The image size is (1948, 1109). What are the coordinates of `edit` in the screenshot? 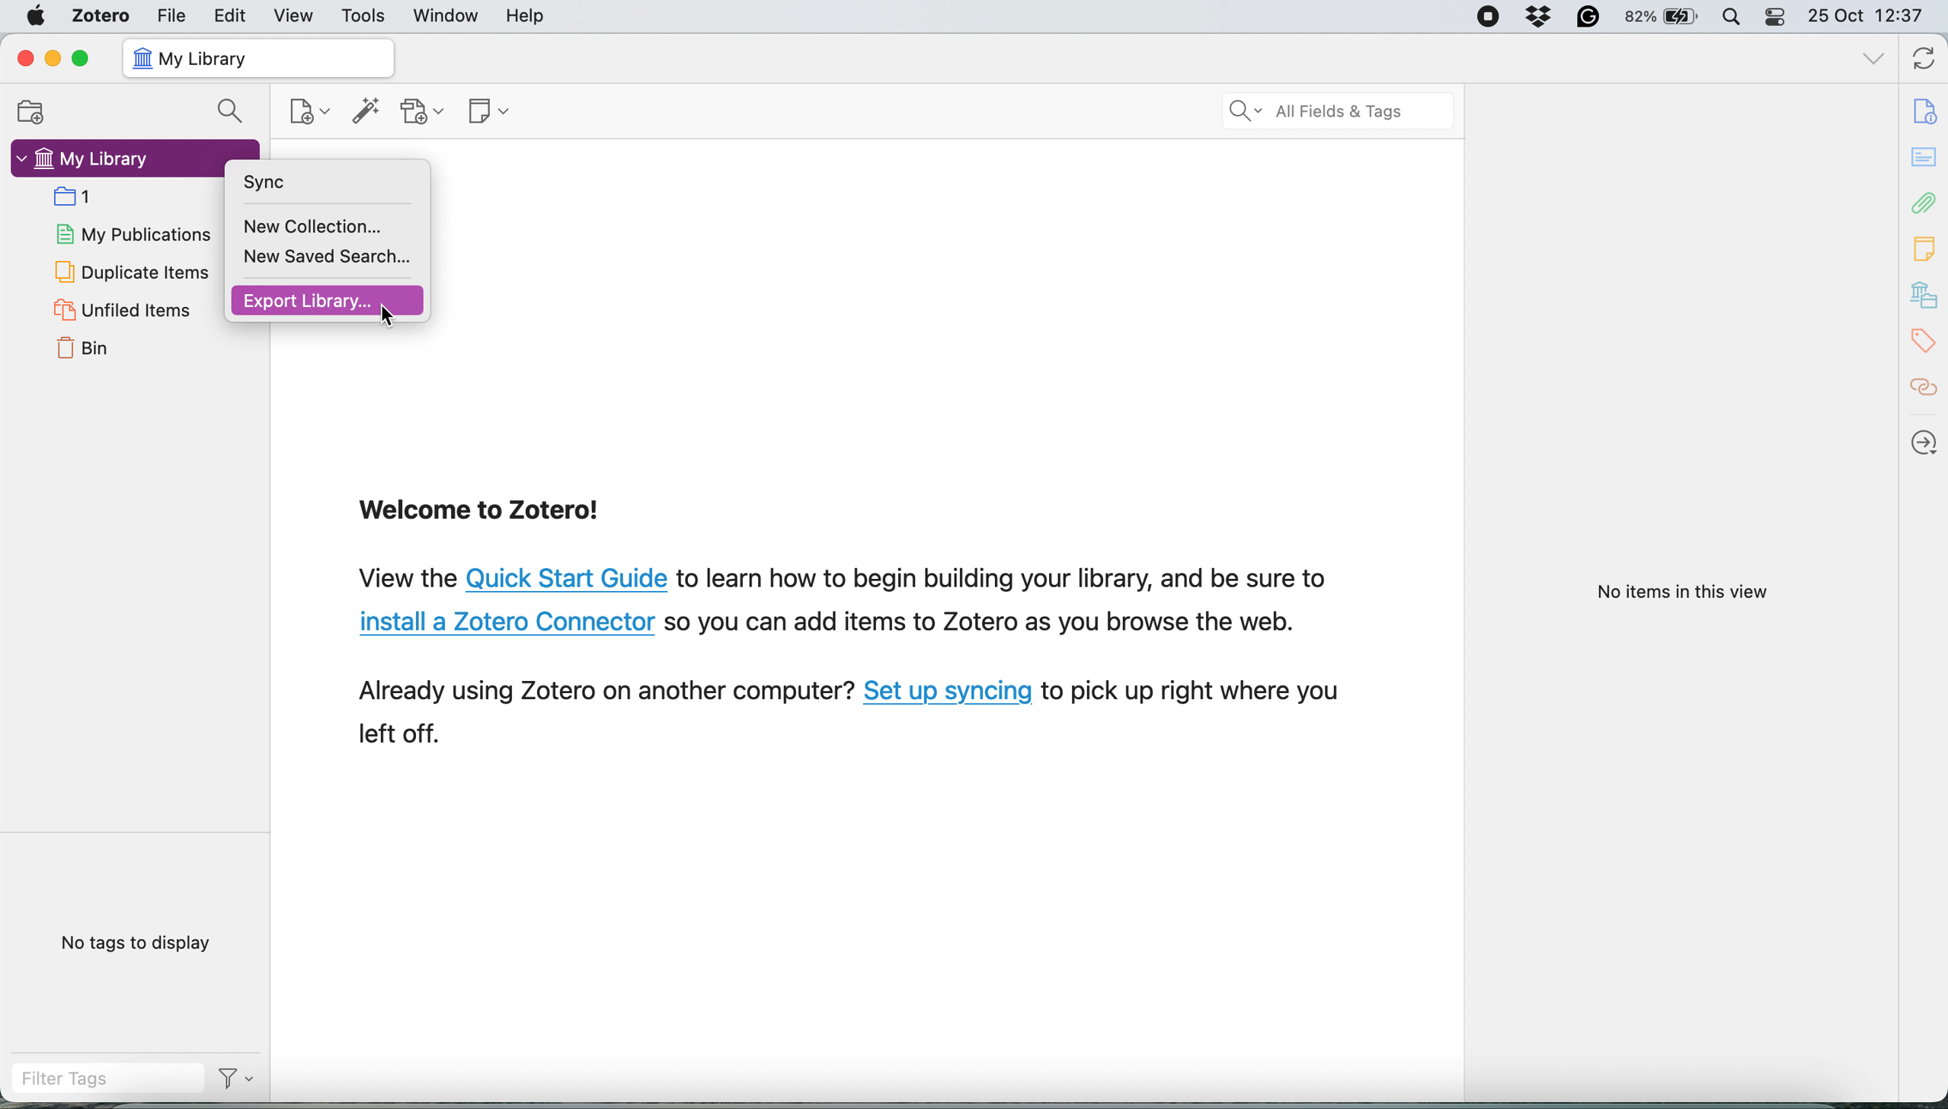 It's located at (232, 15).